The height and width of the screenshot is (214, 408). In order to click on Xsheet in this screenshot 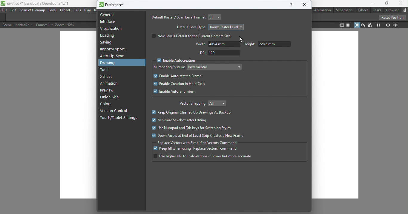, I will do `click(363, 10)`.